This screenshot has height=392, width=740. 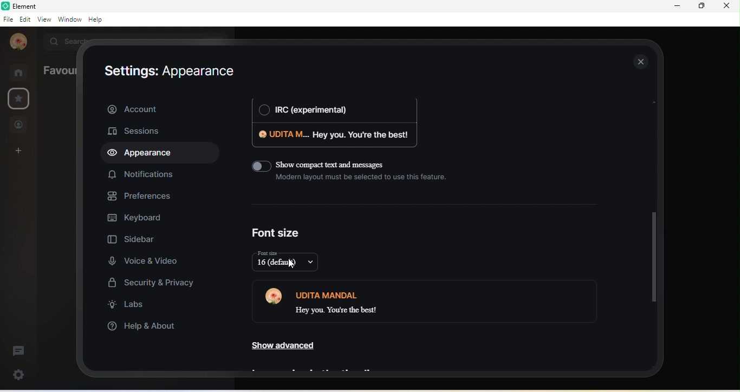 What do you see at coordinates (145, 154) in the screenshot?
I see `appearance` at bounding box center [145, 154].